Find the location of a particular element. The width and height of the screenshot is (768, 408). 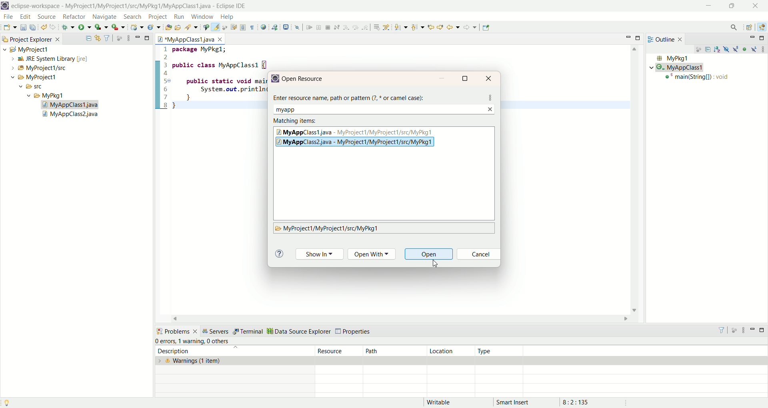

next annotation is located at coordinates (401, 28).